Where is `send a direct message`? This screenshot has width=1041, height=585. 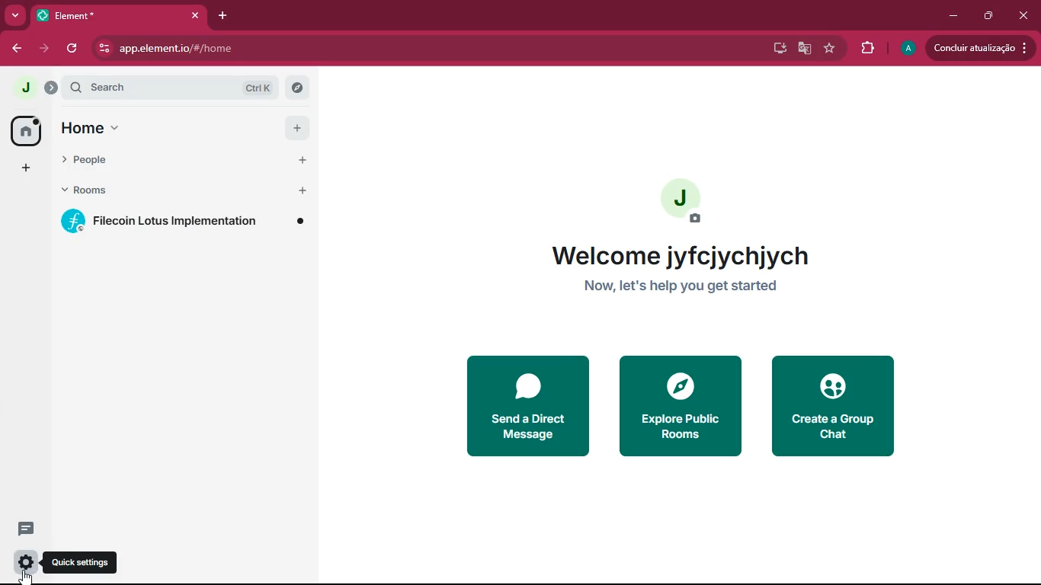
send a direct message is located at coordinates (530, 406).